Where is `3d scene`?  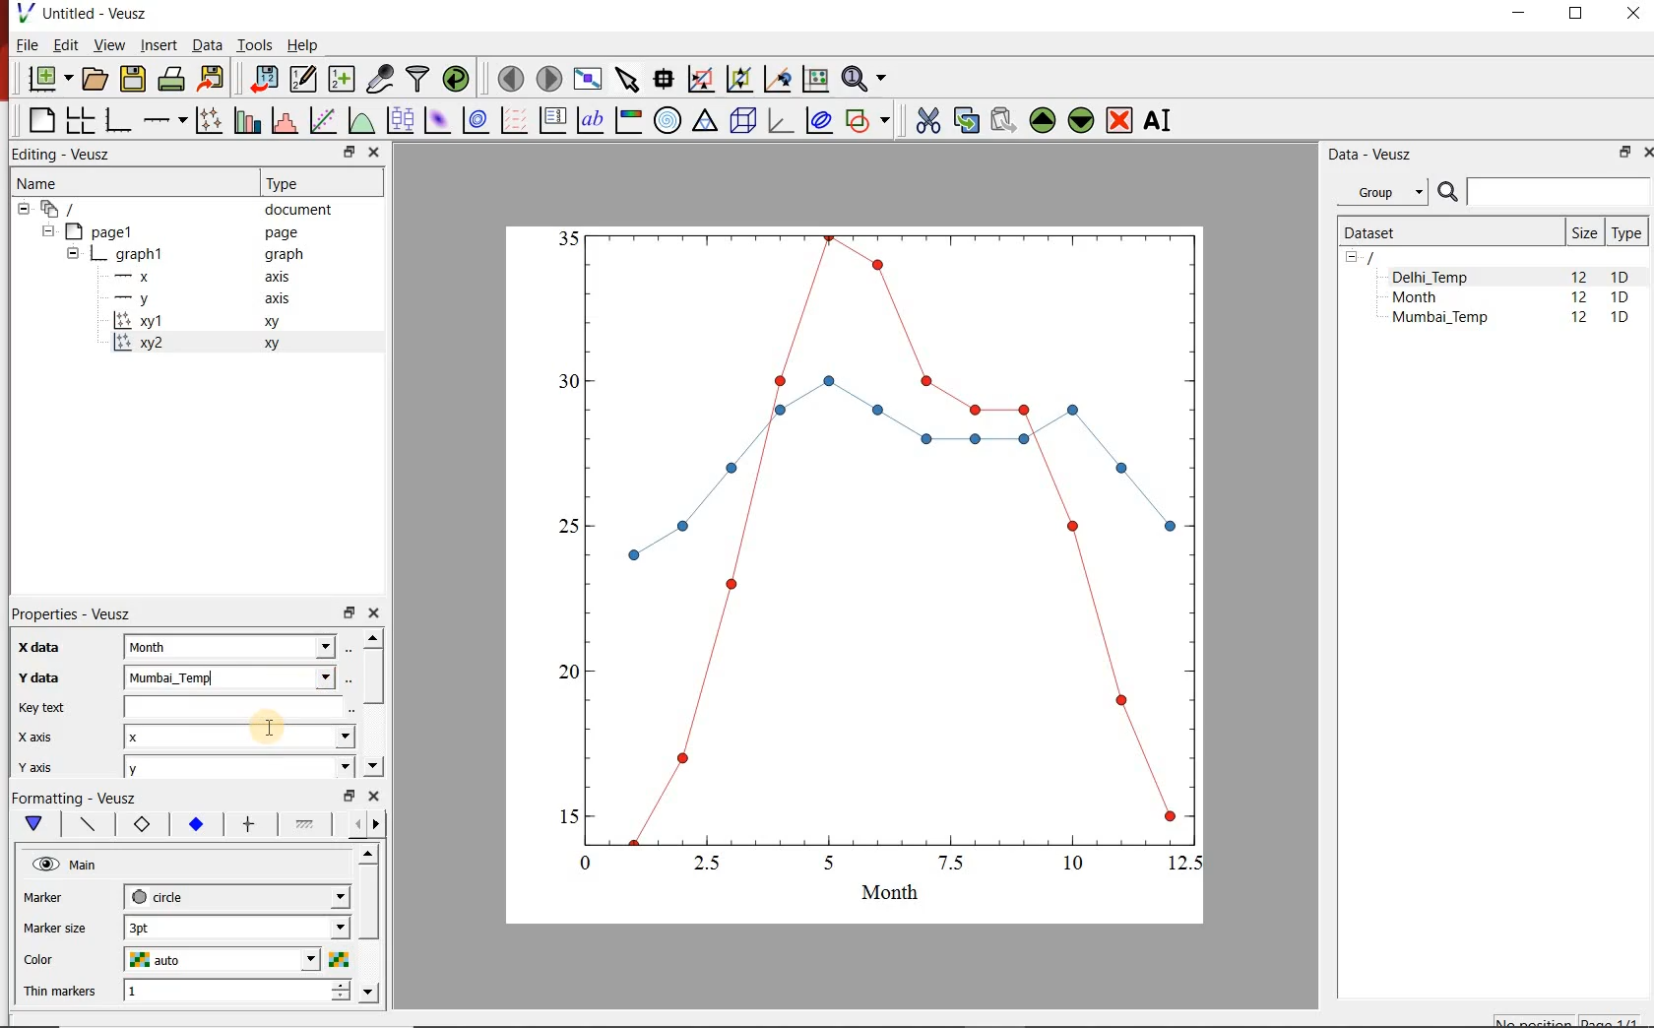 3d scene is located at coordinates (741, 121).